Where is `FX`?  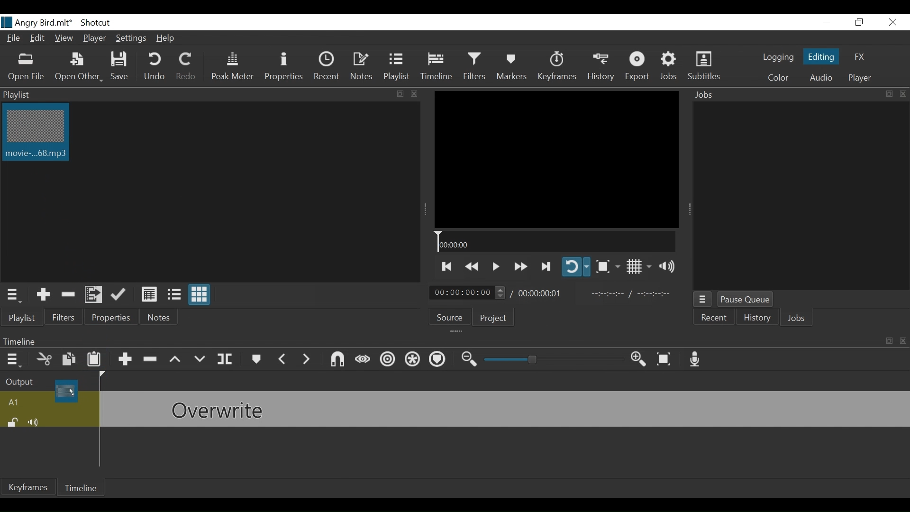 FX is located at coordinates (858, 57).